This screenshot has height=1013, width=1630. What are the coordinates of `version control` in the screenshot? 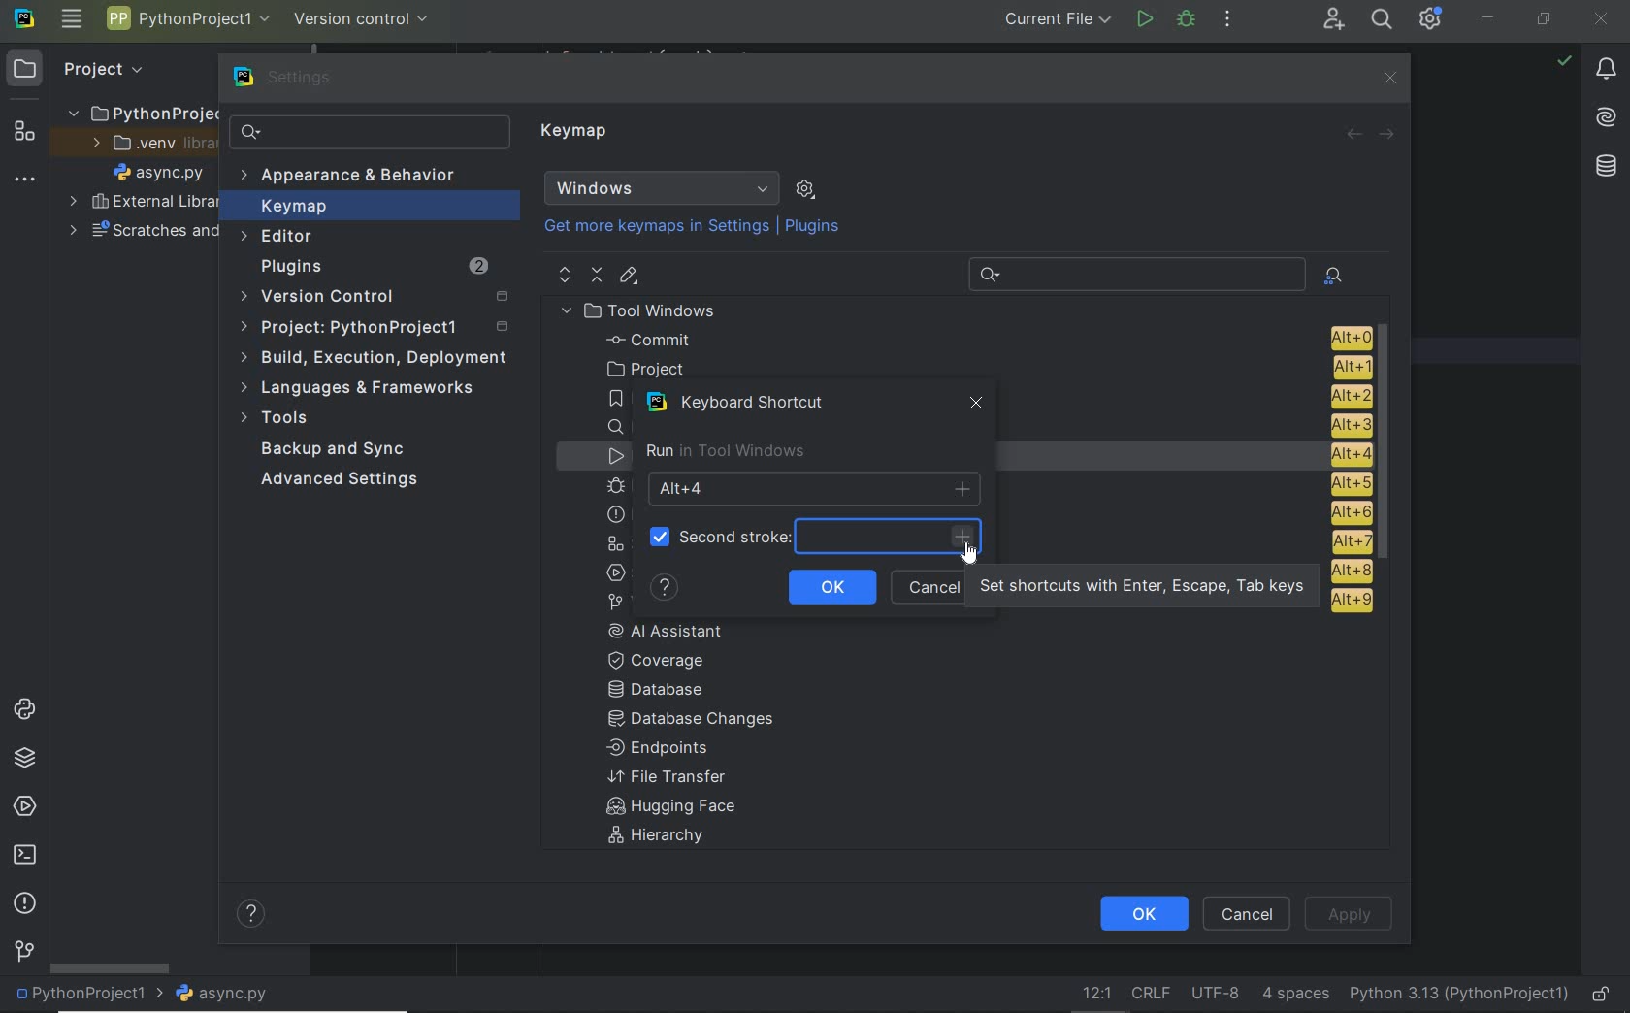 It's located at (363, 17).